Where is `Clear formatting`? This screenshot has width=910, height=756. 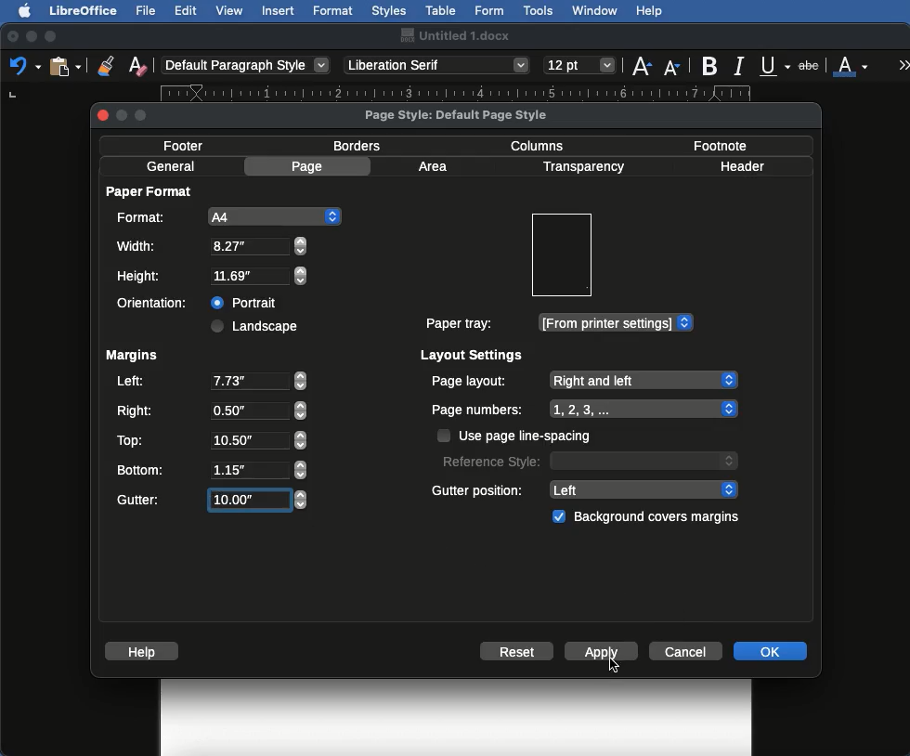
Clear formatting is located at coordinates (137, 64).